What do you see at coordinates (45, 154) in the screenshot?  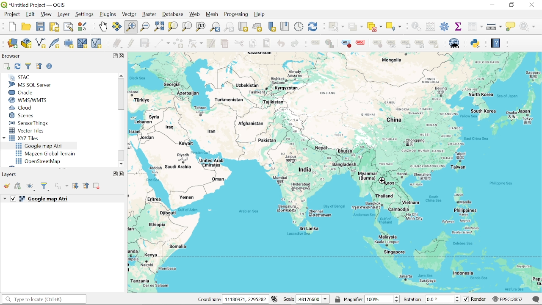 I see `Mapzen Global Terrain` at bounding box center [45, 154].